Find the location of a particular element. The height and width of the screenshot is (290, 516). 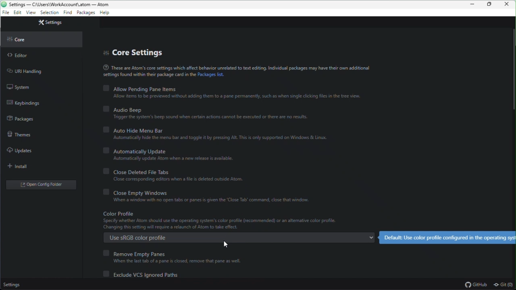

close deleted file tabs is located at coordinates (183, 176).